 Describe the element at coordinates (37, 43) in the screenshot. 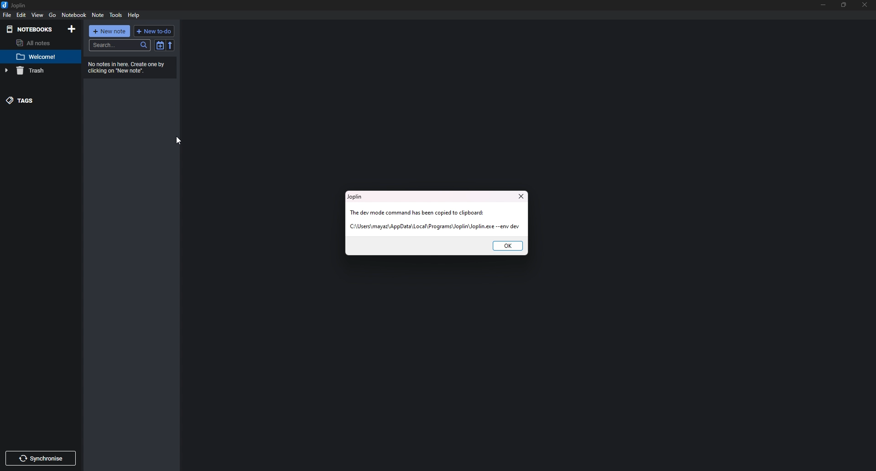

I see `All notes` at that location.